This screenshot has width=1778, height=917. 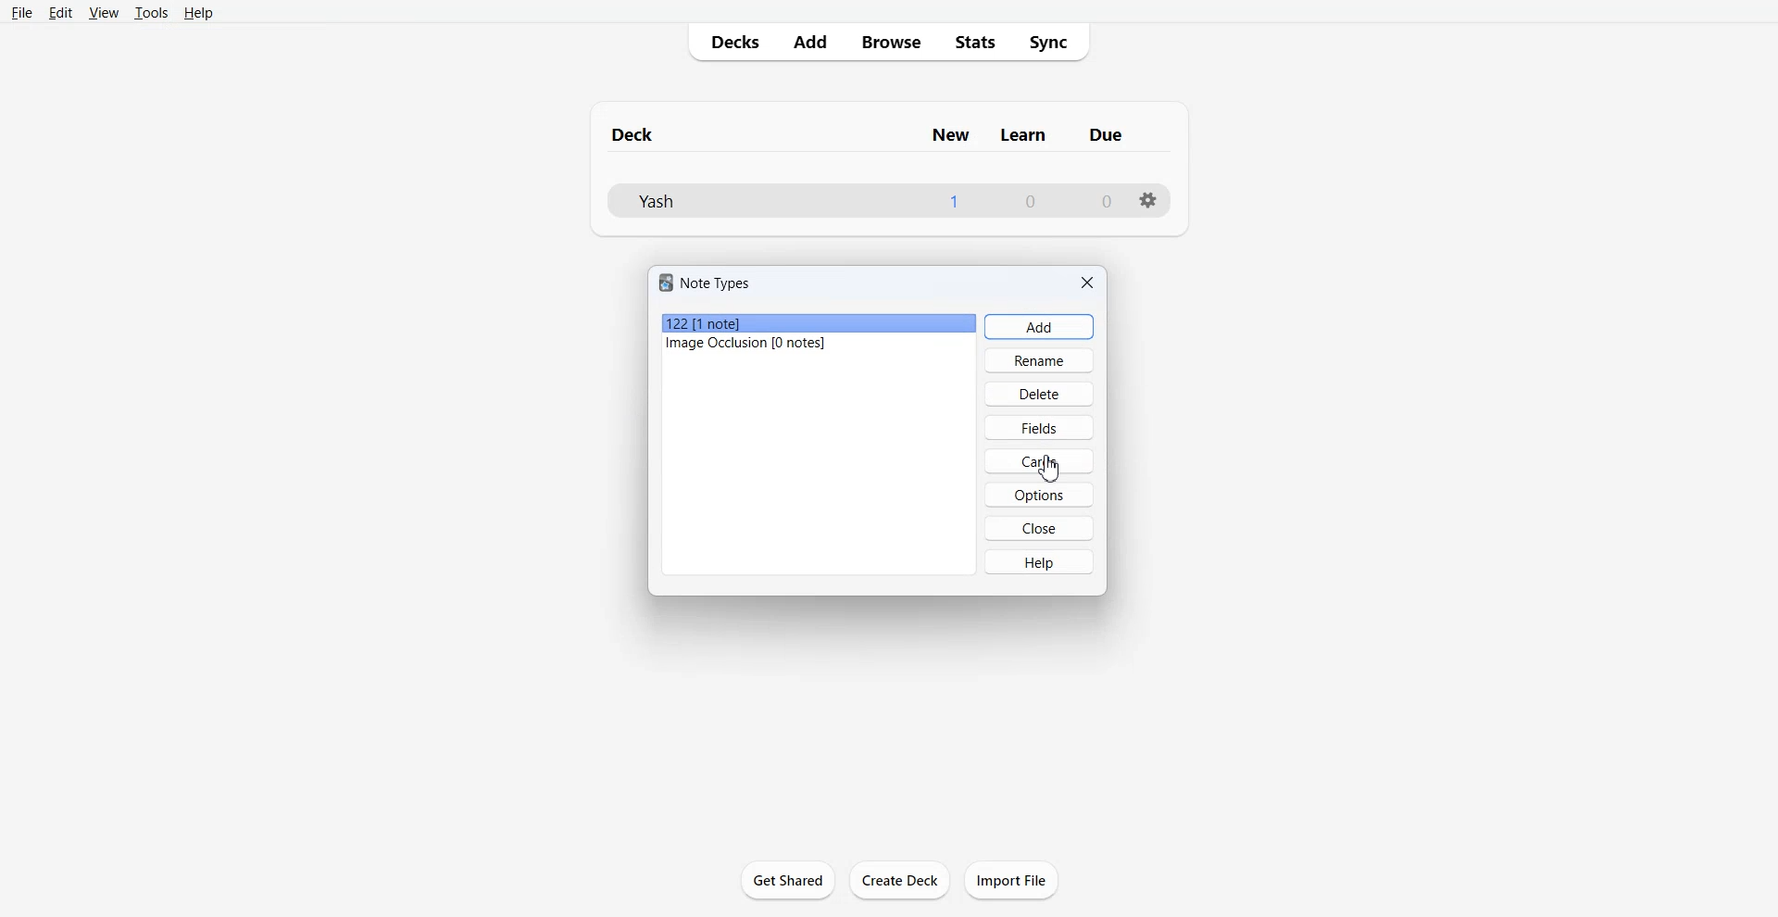 I want to click on Browser, so click(x=890, y=43).